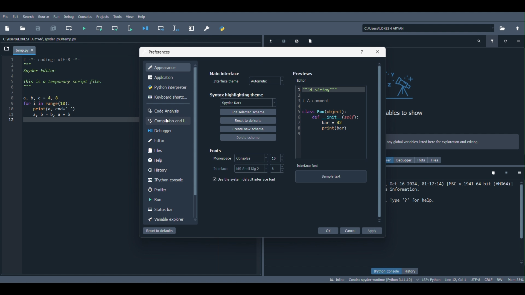  I want to click on Debug selection or current line, so click(177, 29).